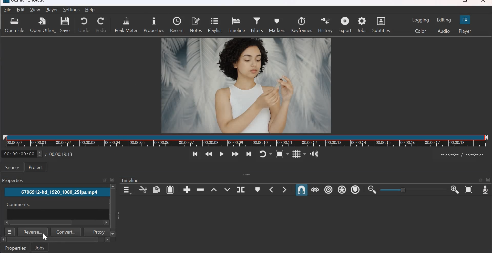 Image resolution: width=492 pixels, height=253 pixels. What do you see at coordinates (62, 154) in the screenshot?
I see `Total duration` at bounding box center [62, 154].